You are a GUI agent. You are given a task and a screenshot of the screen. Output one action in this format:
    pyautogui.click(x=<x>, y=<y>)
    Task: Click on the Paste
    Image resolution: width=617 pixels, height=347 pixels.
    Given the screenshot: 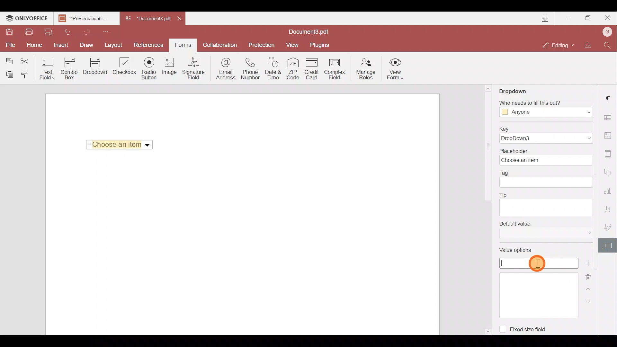 What is the action you would take?
    pyautogui.click(x=9, y=76)
    